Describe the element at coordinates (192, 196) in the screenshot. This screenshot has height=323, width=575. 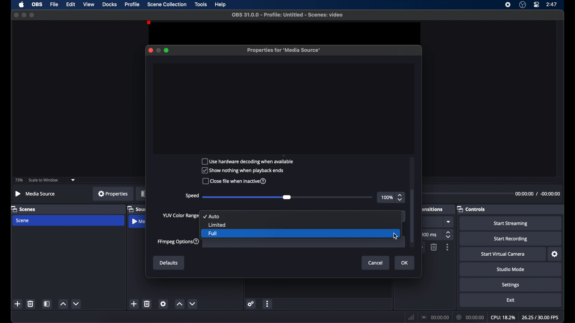
I see `speed` at that location.